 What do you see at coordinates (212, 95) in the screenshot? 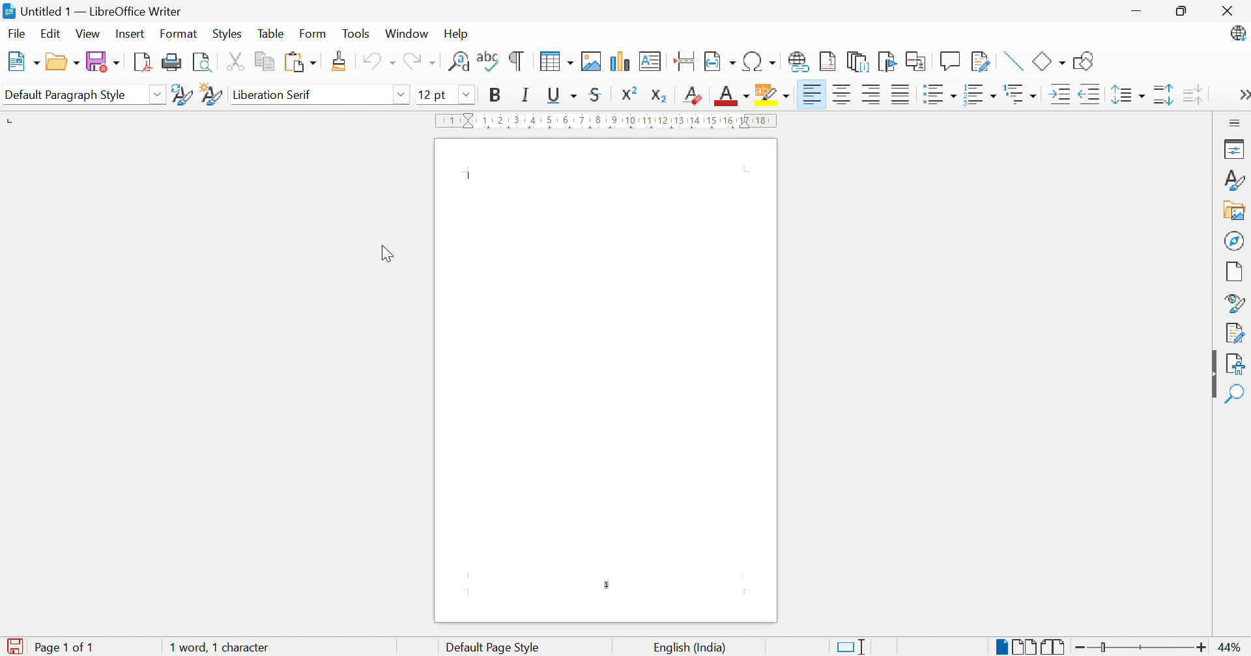
I see `New style from selection` at bounding box center [212, 95].